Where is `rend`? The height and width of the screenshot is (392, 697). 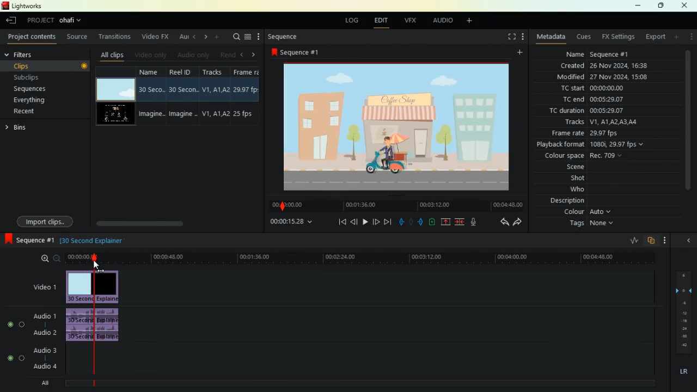
rend is located at coordinates (228, 56).